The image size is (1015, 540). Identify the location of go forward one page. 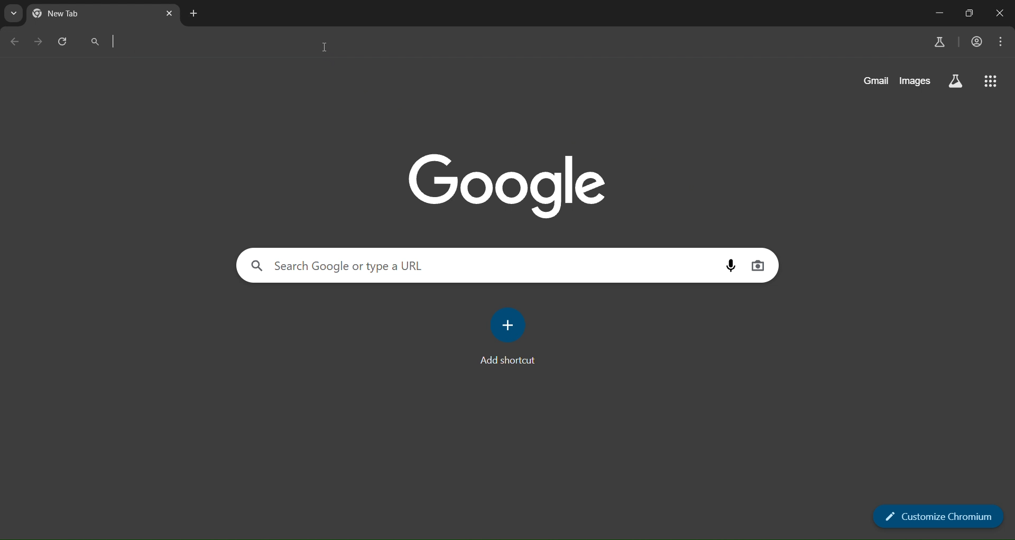
(39, 42).